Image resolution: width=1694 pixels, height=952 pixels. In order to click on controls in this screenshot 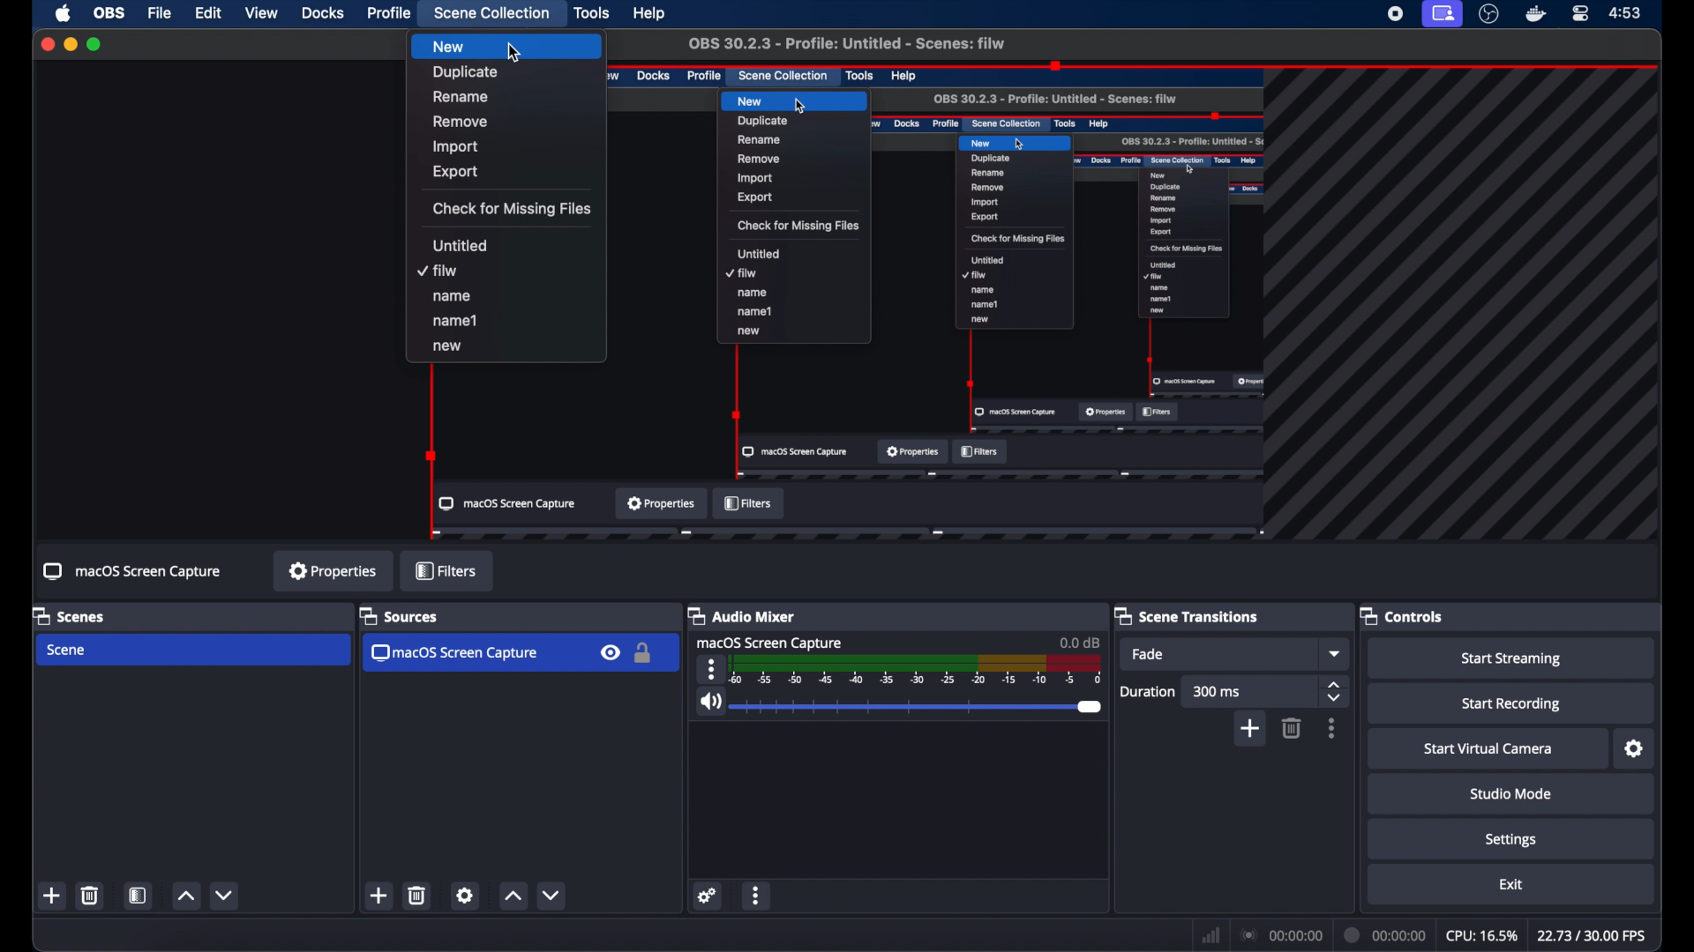, I will do `click(1405, 615)`.